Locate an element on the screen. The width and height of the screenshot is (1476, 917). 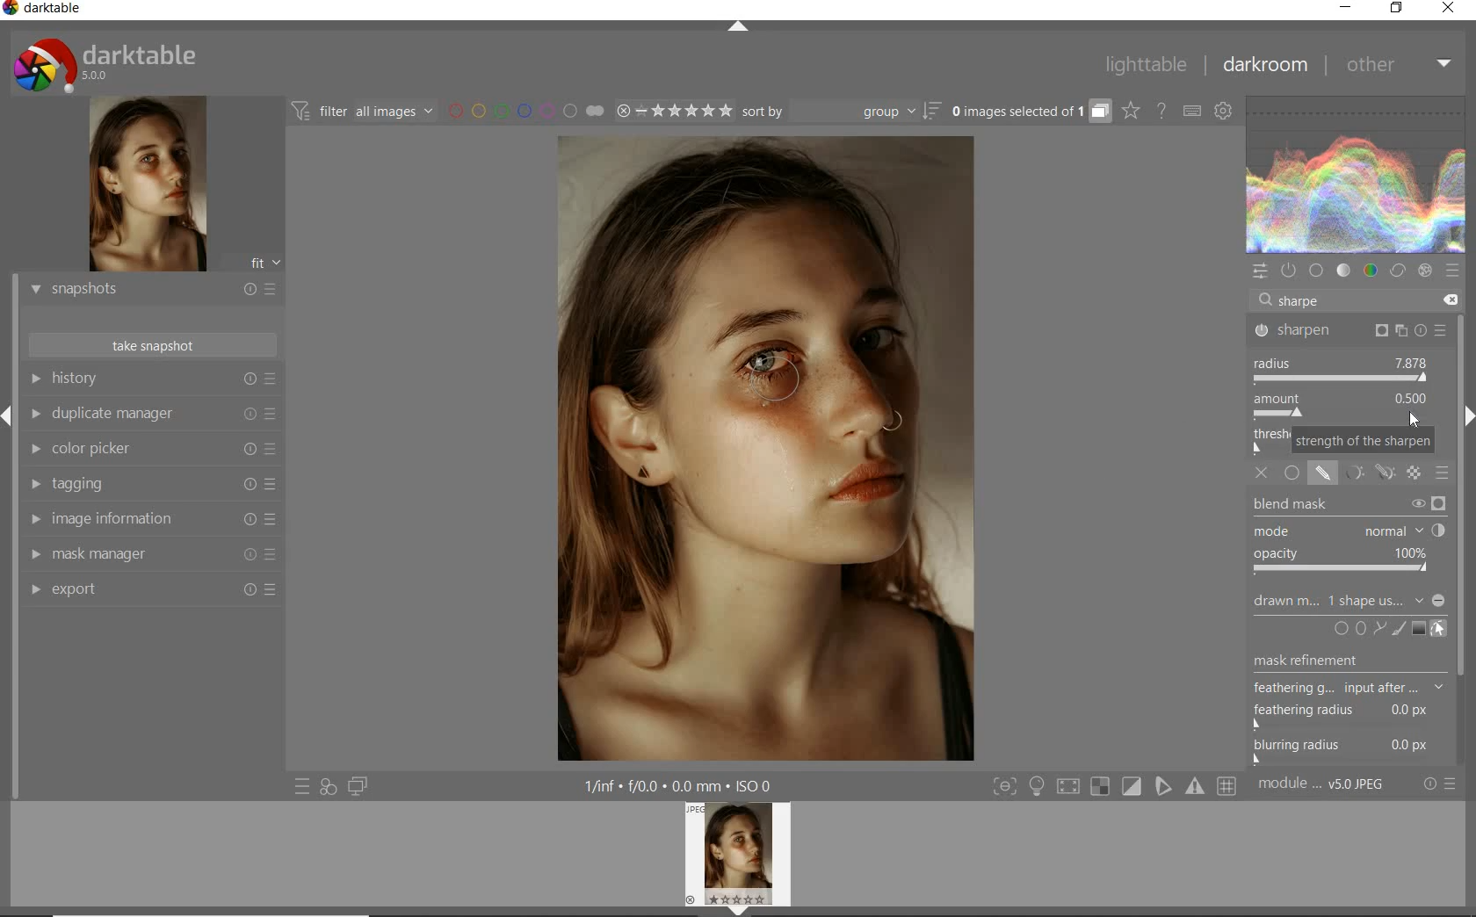
change overlays shown on thumbnails is located at coordinates (1130, 112).